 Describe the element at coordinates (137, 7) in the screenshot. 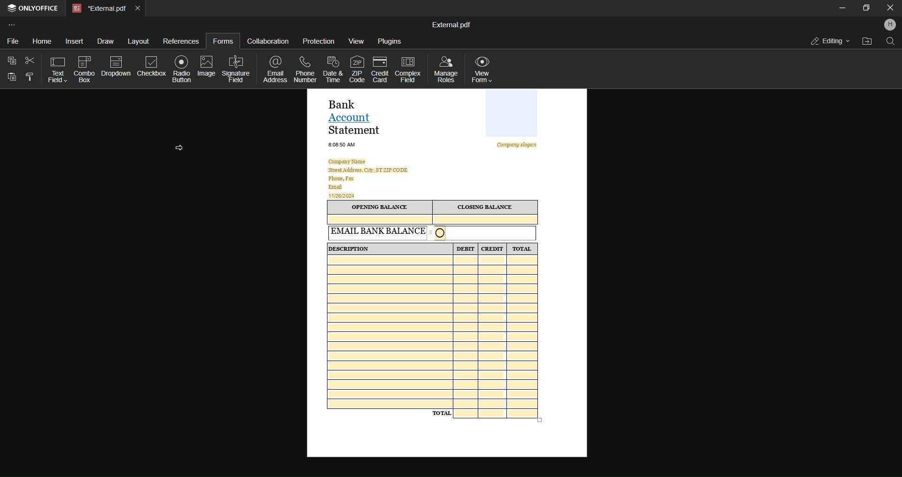

I see `close current tab` at that location.